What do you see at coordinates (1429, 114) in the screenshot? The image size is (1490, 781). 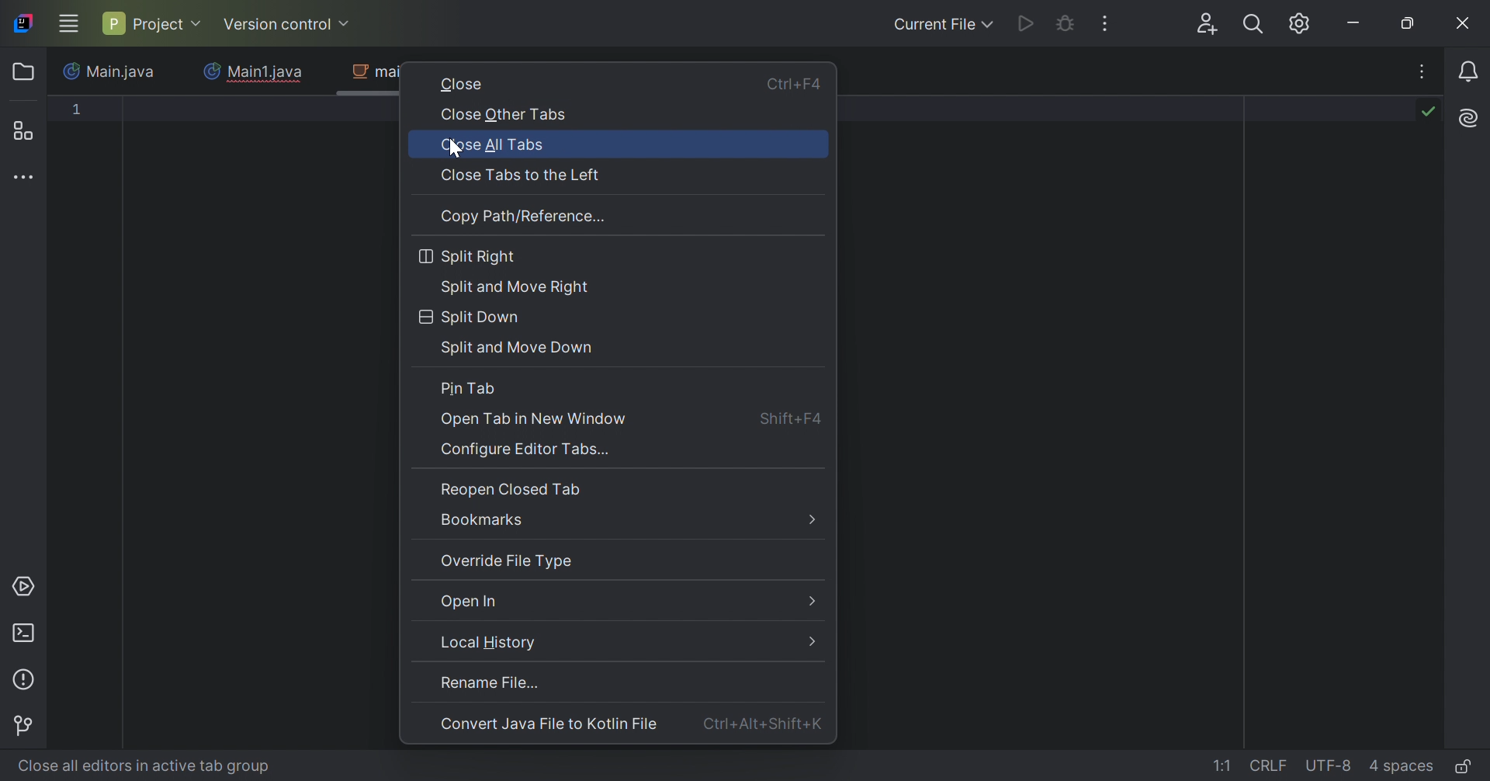 I see `No problems found` at bounding box center [1429, 114].